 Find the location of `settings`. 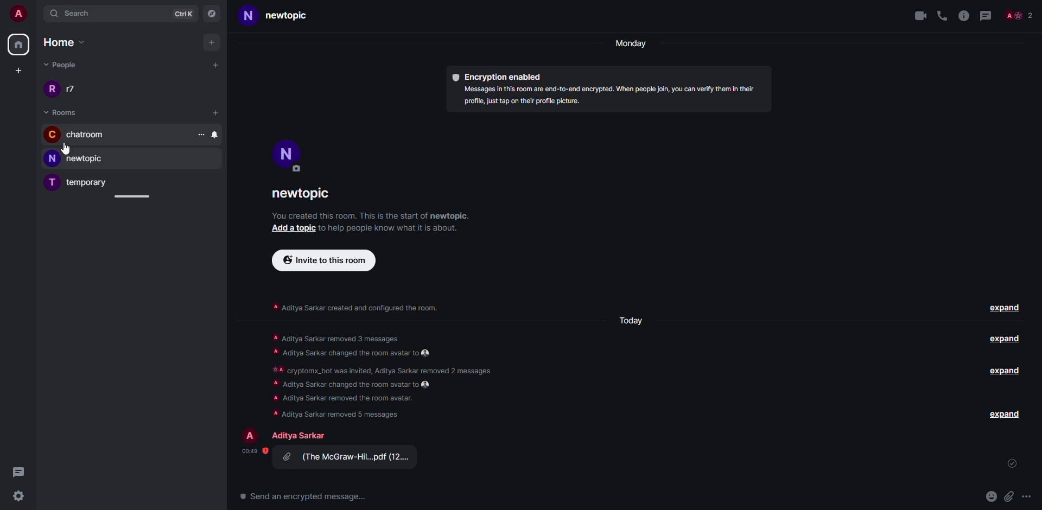

settings is located at coordinates (21, 496).